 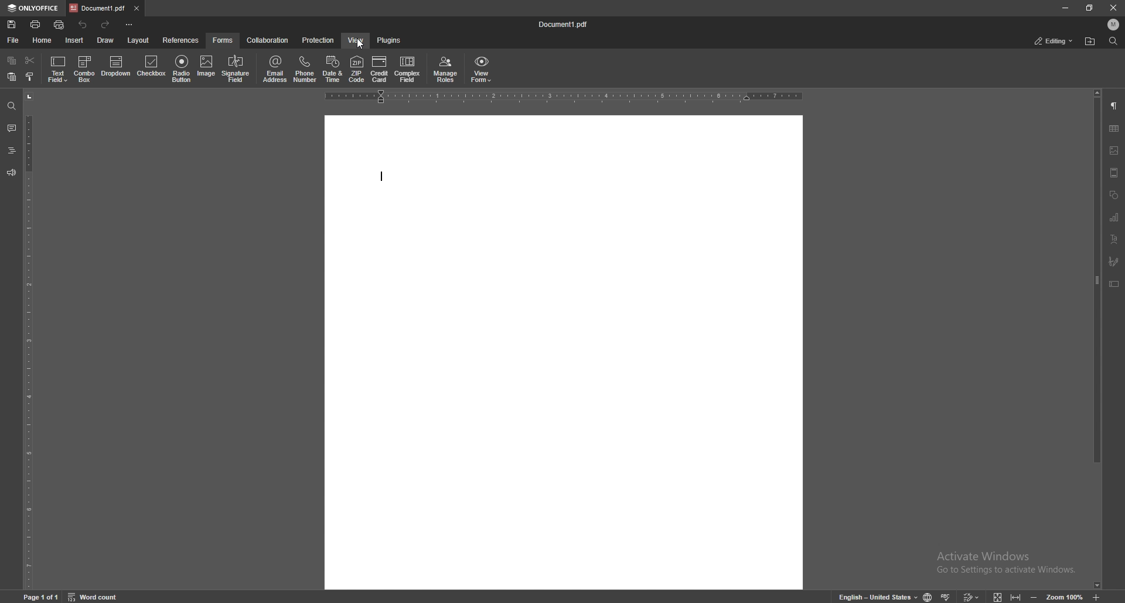 What do you see at coordinates (929, 596) in the screenshot?
I see `change doc language` at bounding box center [929, 596].